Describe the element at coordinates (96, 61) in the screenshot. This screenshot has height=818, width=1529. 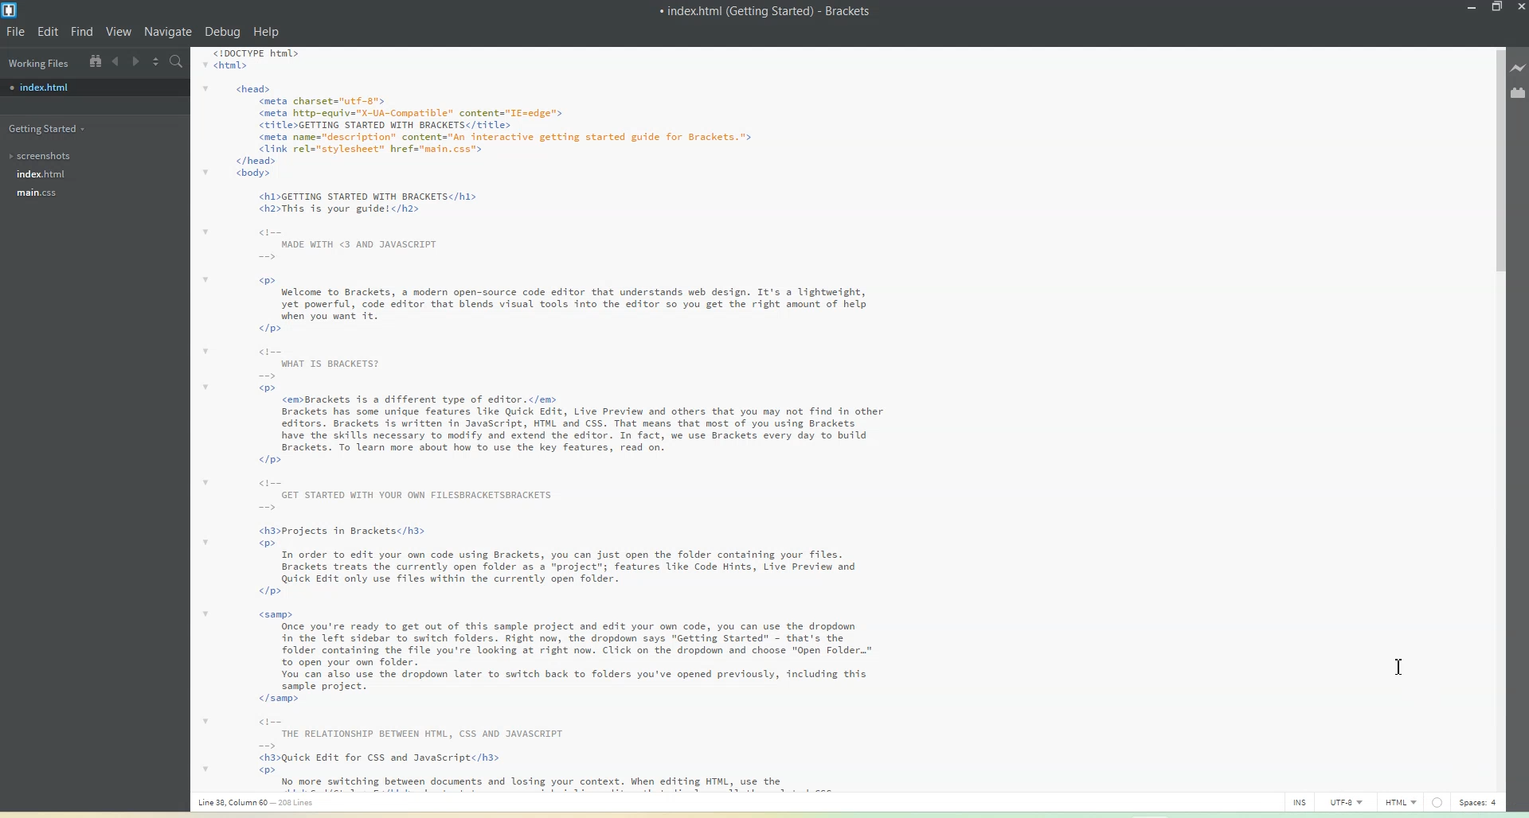
I see `Show in file Tree` at that location.